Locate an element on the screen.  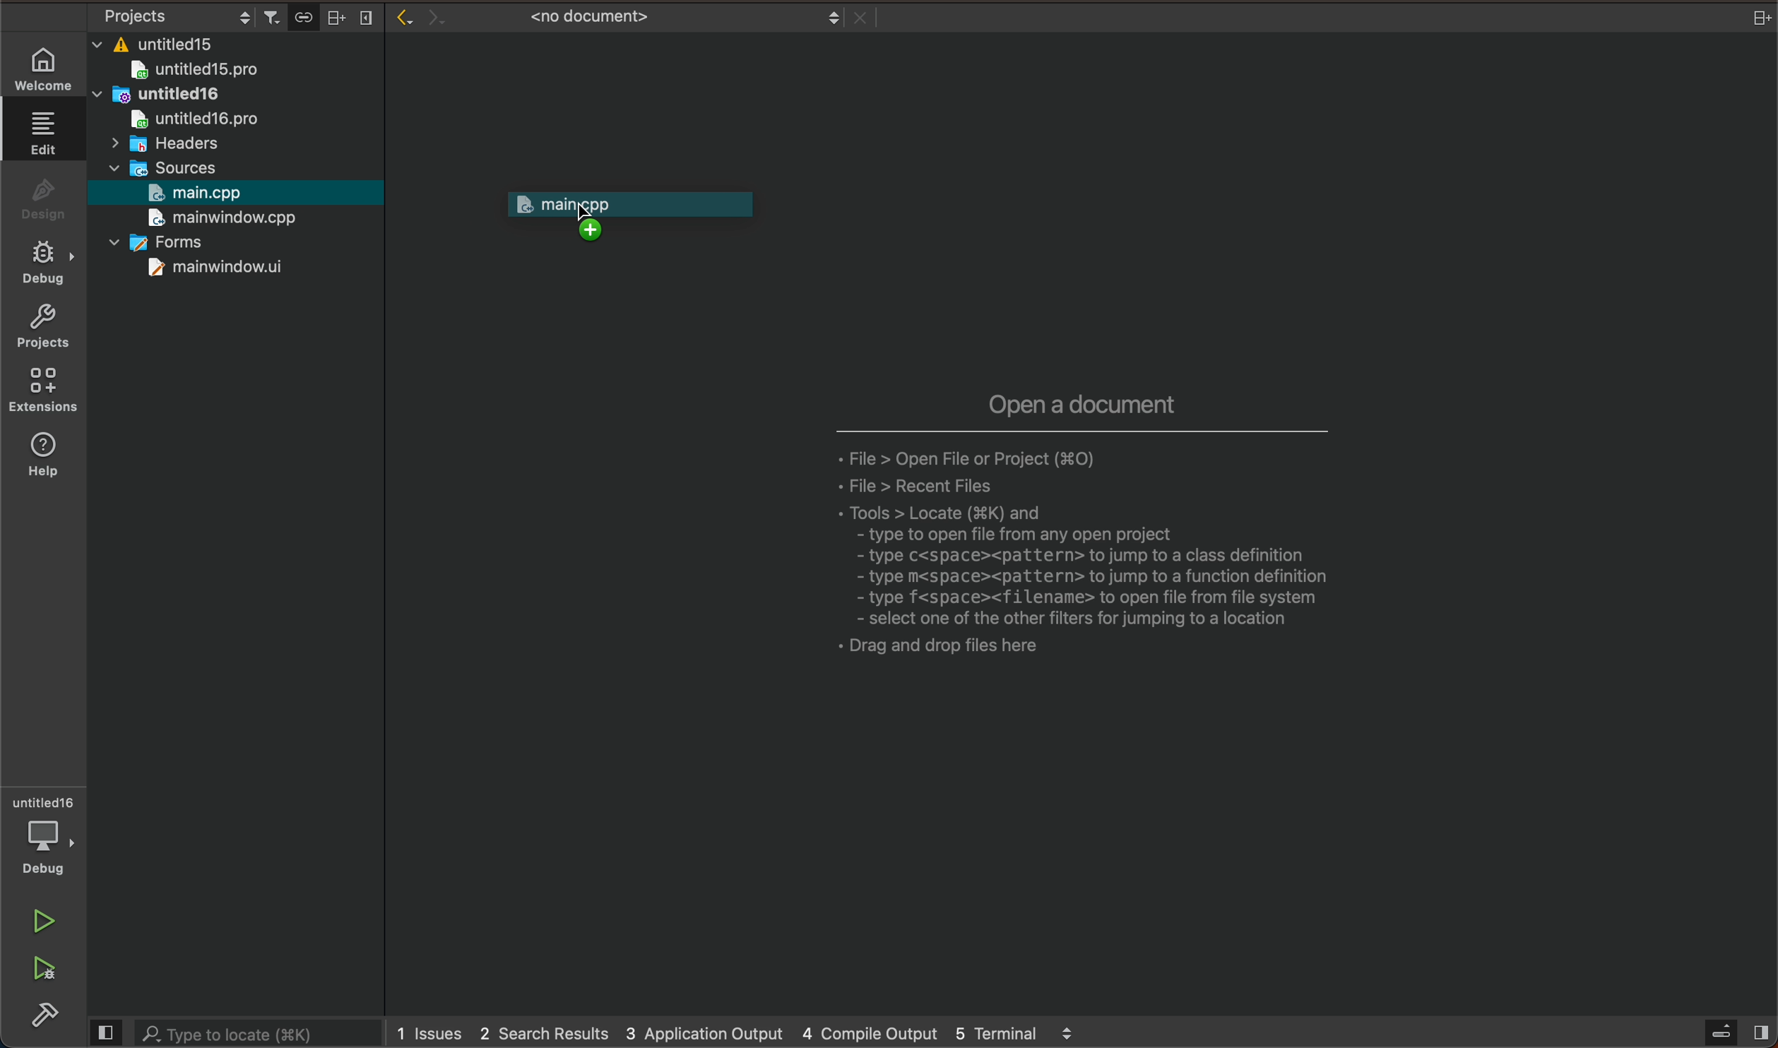
untitled 15 is located at coordinates (213, 72).